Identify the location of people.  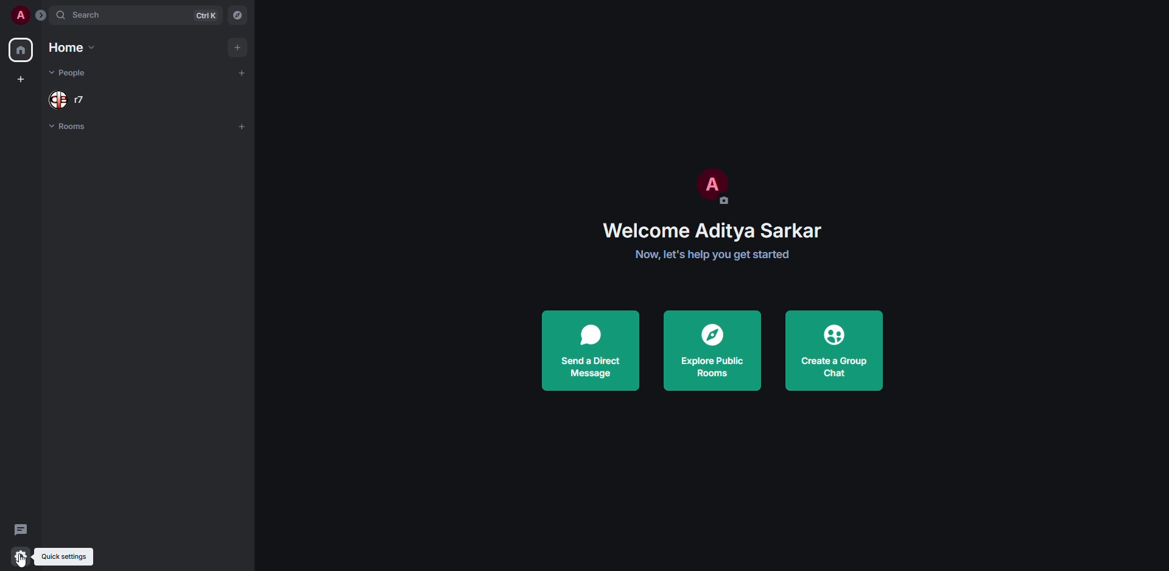
(68, 99).